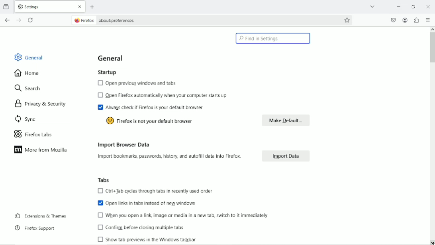  Describe the element at coordinates (347, 20) in the screenshot. I see `Bookmark this page` at that location.